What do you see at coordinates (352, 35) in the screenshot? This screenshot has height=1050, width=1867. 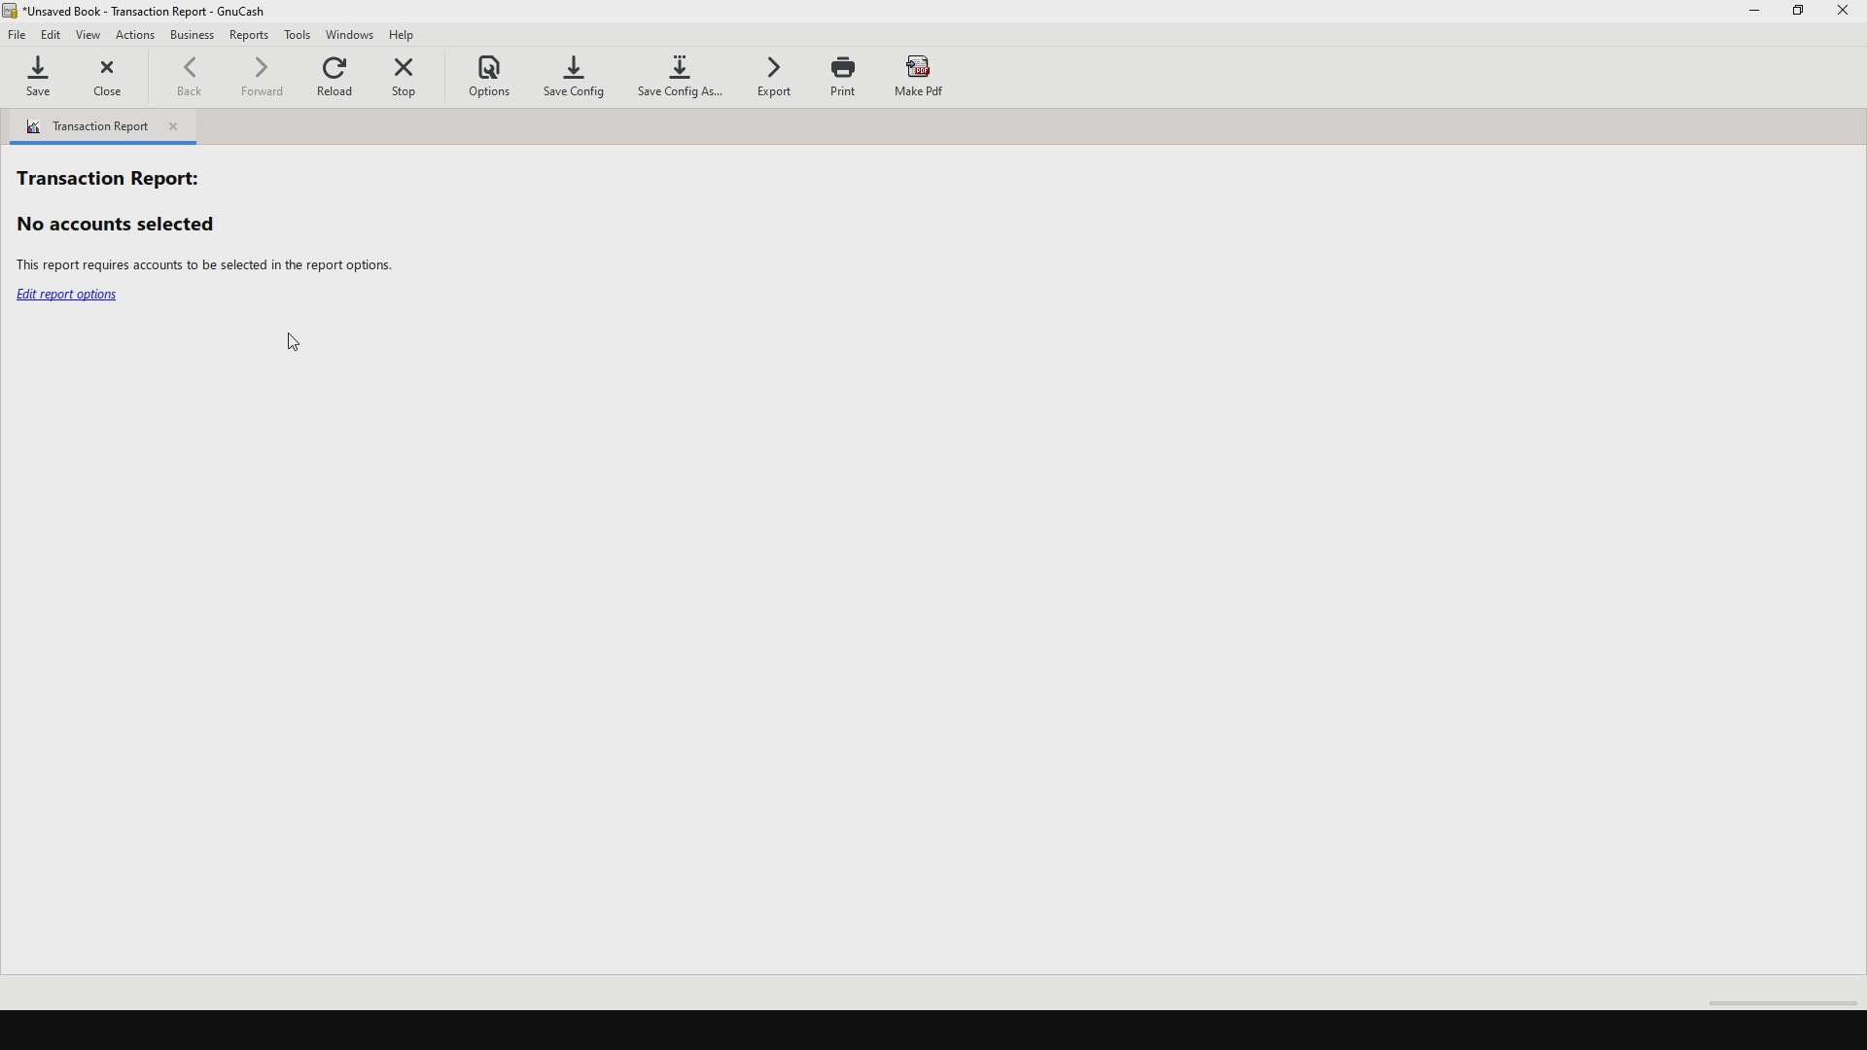 I see `windows` at bounding box center [352, 35].